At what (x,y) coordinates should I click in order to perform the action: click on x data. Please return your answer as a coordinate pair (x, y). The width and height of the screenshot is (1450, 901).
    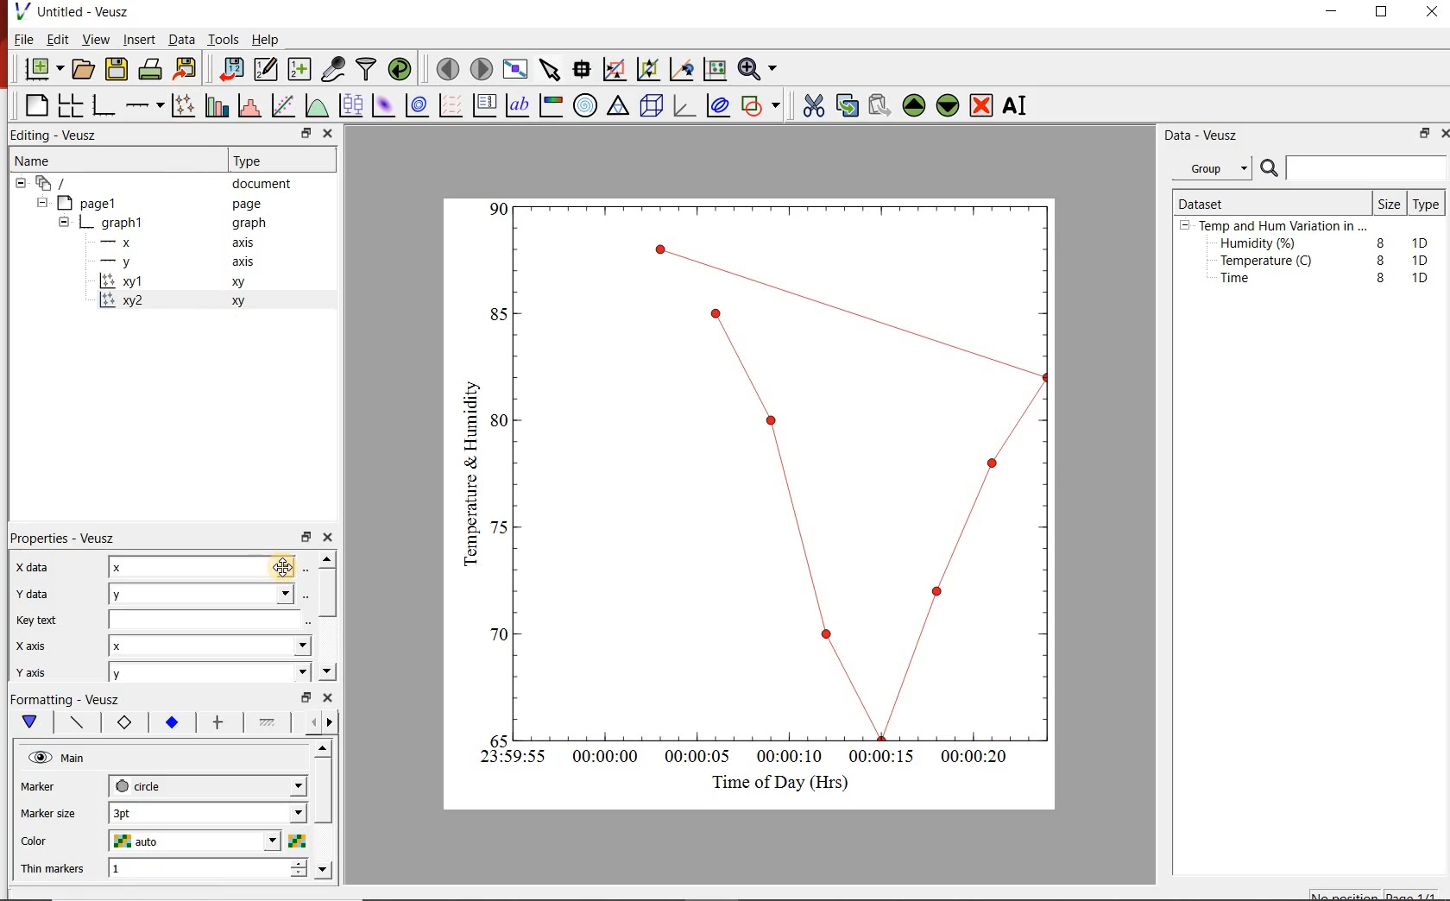
    Looking at the image, I should click on (44, 563).